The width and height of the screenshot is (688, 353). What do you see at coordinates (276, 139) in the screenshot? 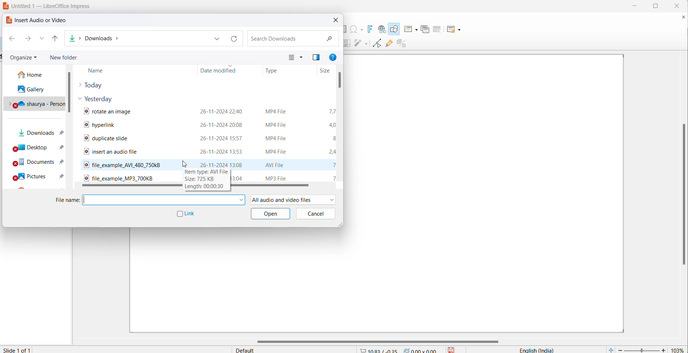
I see `video file format` at bounding box center [276, 139].